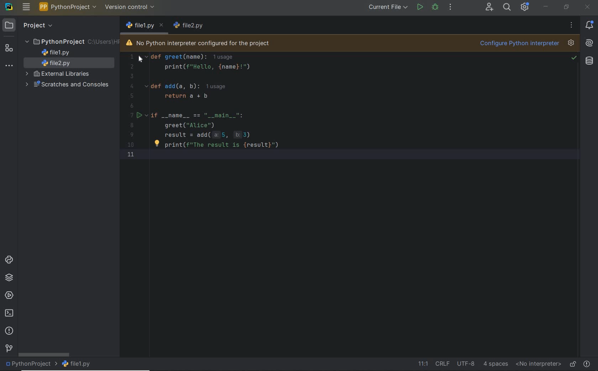 This screenshot has height=371, width=598. What do you see at coordinates (591, 25) in the screenshot?
I see `notifications` at bounding box center [591, 25].